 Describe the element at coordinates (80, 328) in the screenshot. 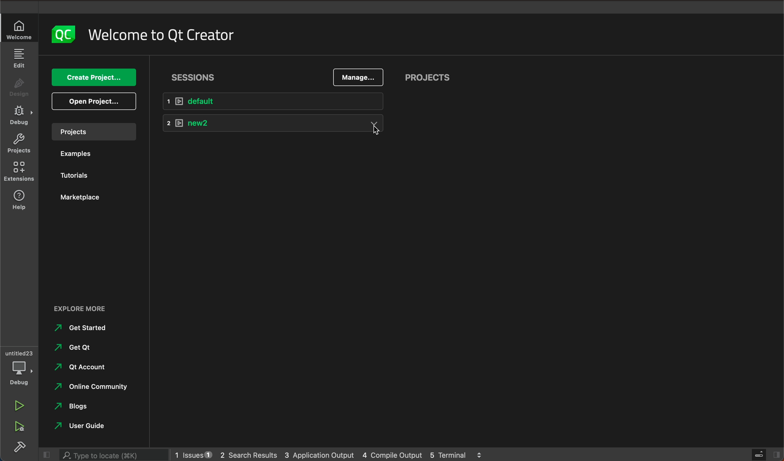

I see `get started` at that location.